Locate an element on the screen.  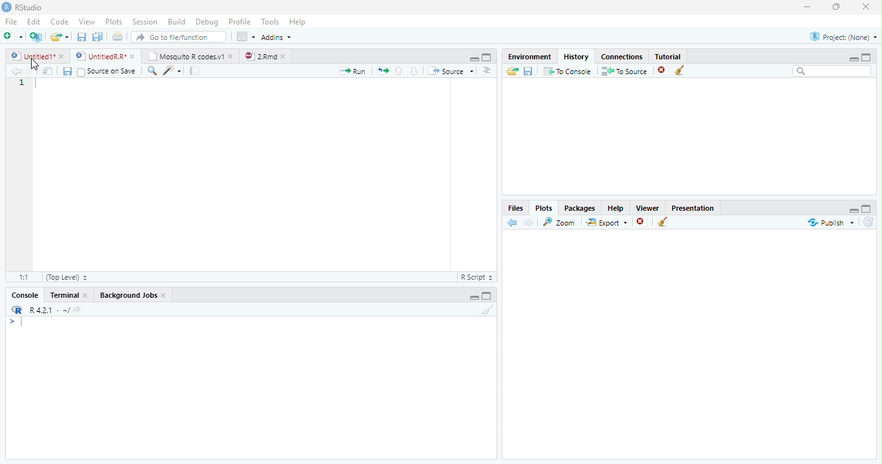
Help is located at coordinates (616, 208).